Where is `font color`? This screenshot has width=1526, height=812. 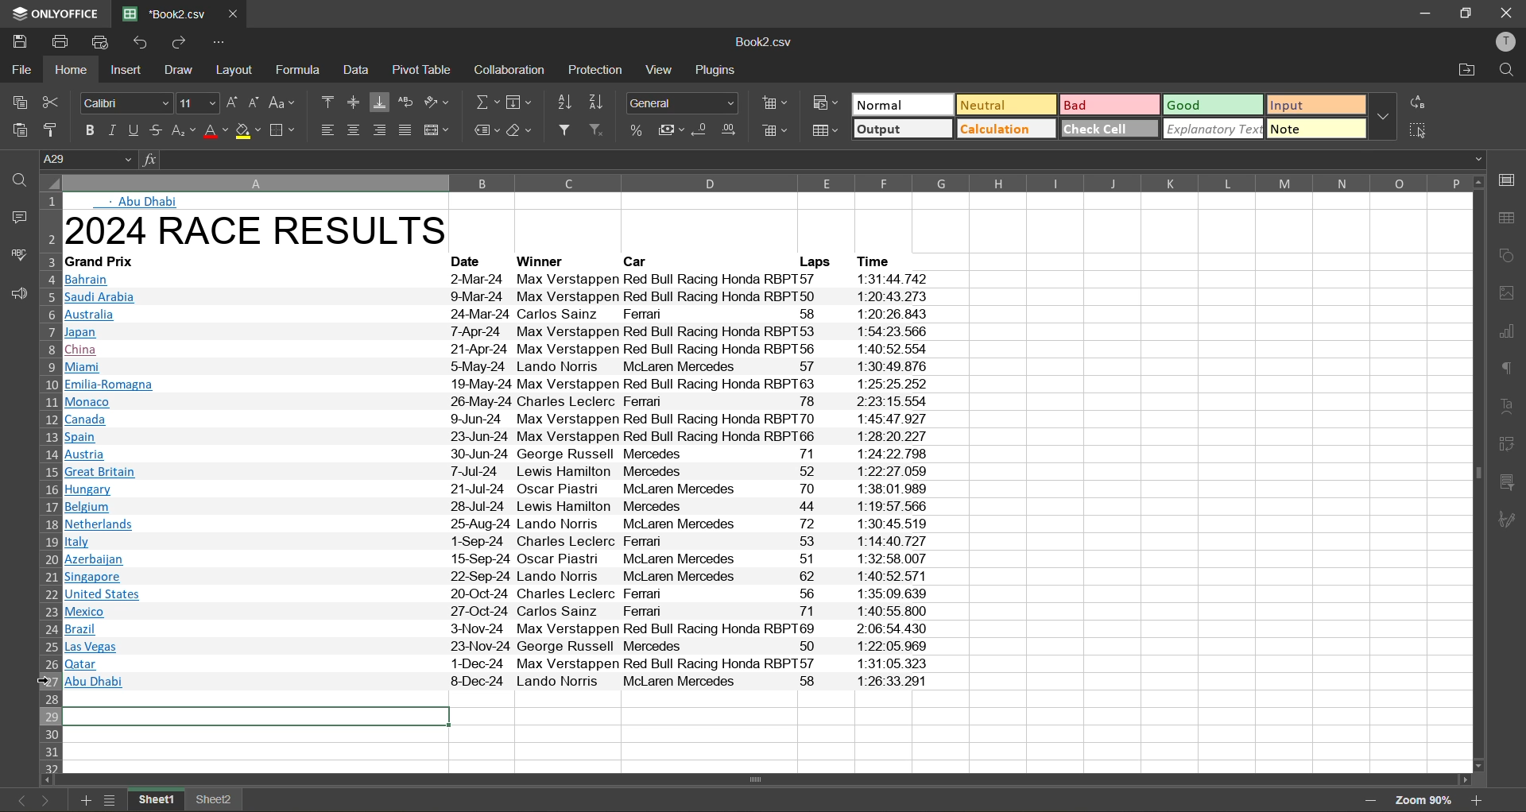 font color is located at coordinates (214, 130).